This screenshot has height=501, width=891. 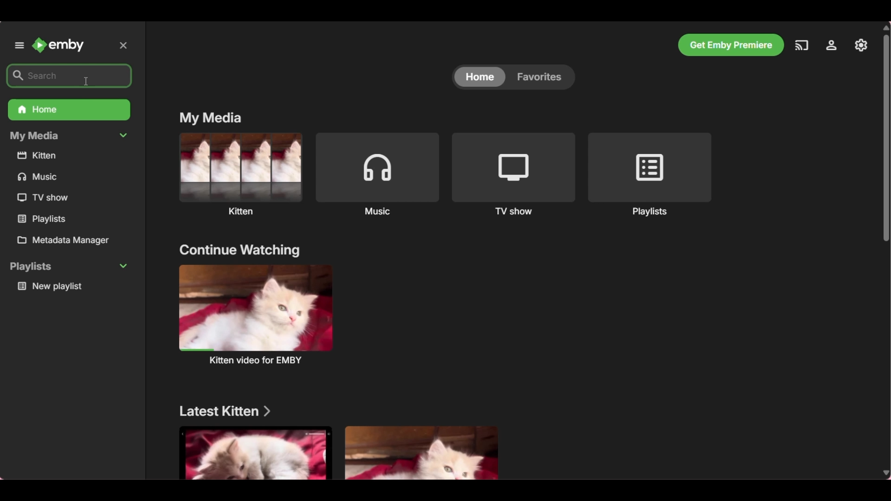 What do you see at coordinates (49, 218) in the screenshot?
I see `playlists` at bounding box center [49, 218].